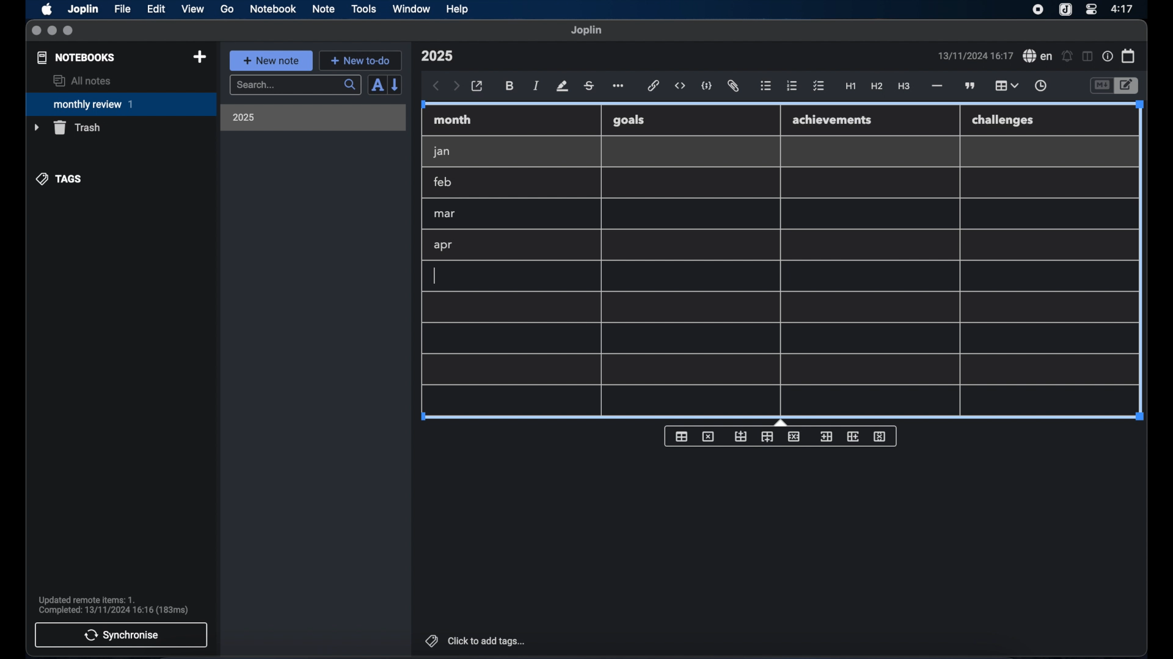 The height and width of the screenshot is (659, 1173). I want to click on table highlighted, so click(1005, 85).